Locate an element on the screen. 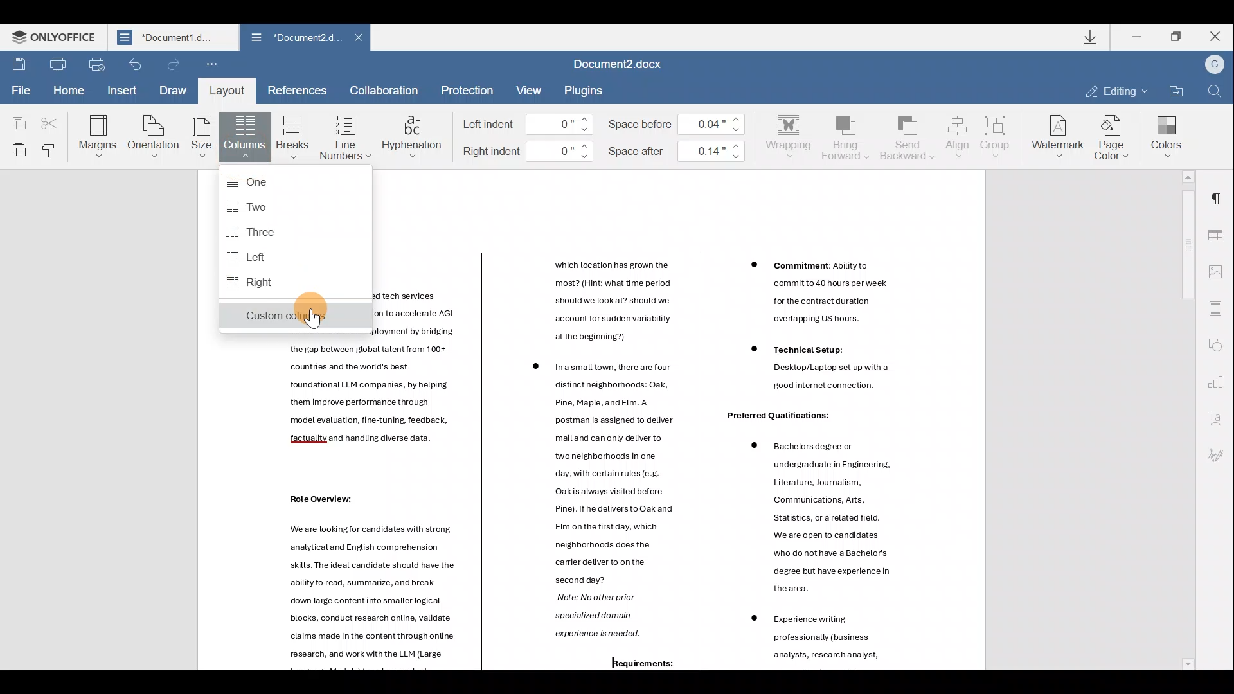 The width and height of the screenshot is (1234, 694).  is located at coordinates (810, 290).